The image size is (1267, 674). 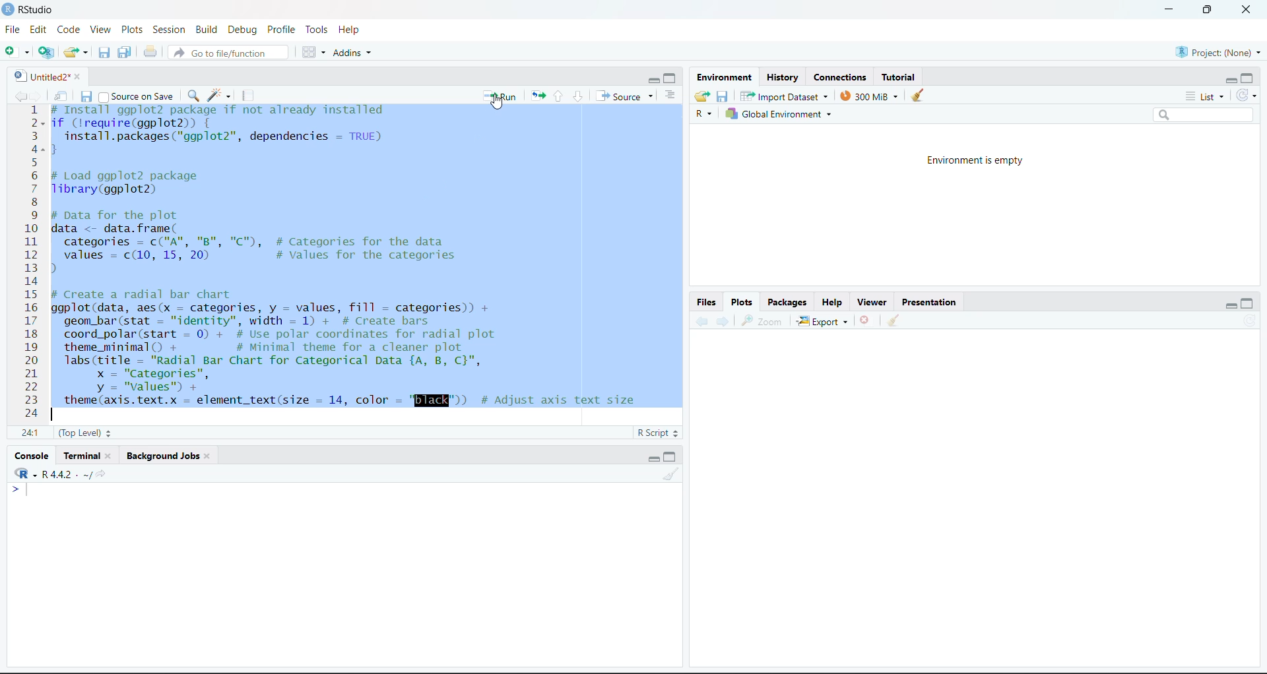 What do you see at coordinates (68, 31) in the screenshot?
I see `Code` at bounding box center [68, 31].